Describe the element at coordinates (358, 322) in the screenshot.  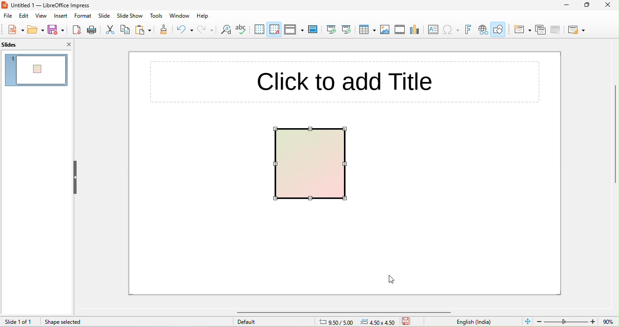
I see `cursor position ` at that location.